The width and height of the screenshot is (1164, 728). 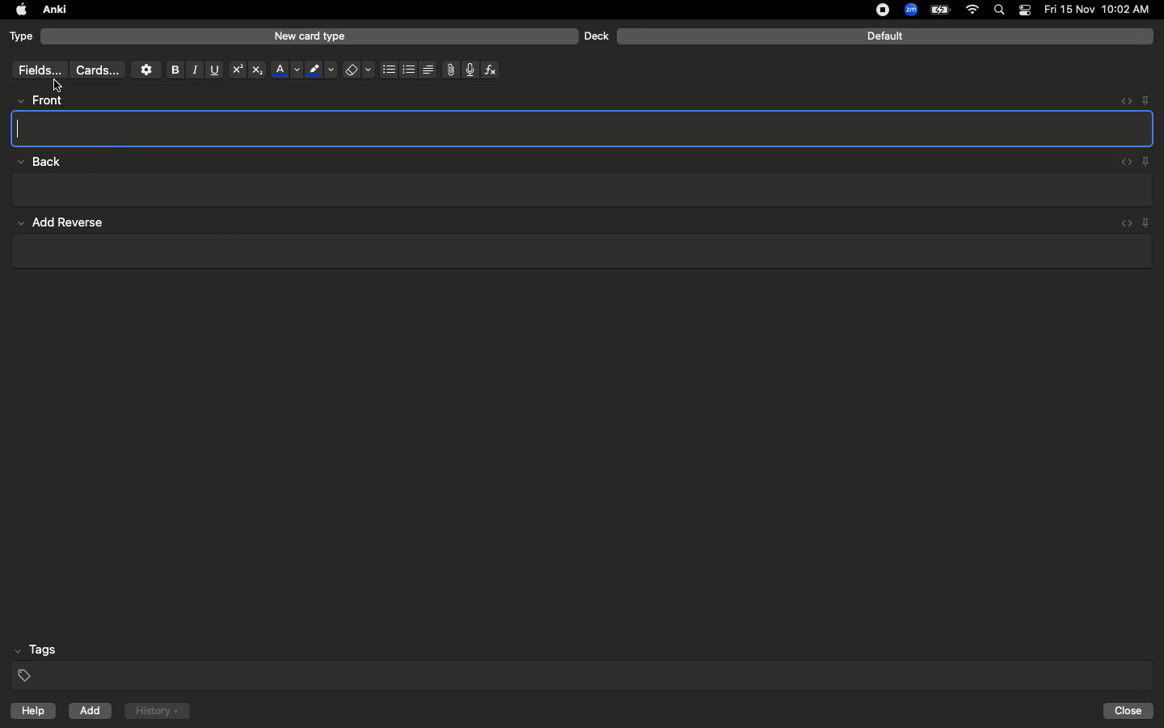 I want to click on Underline, so click(x=213, y=70).